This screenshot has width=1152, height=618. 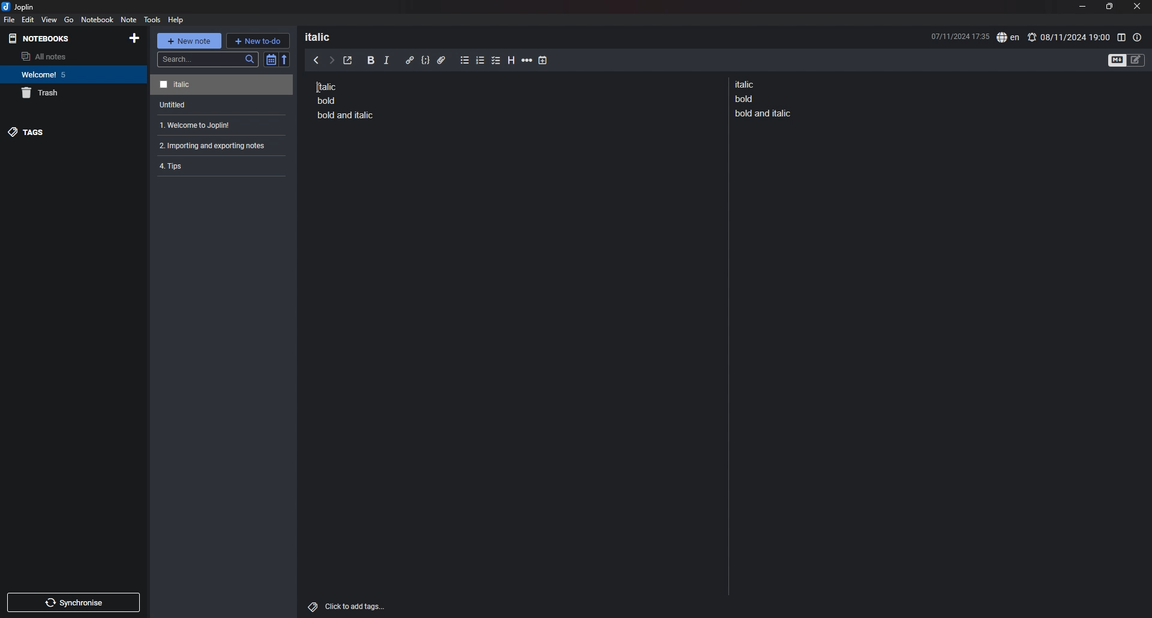 What do you see at coordinates (133, 38) in the screenshot?
I see `add notebook` at bounding box center [133, 38].